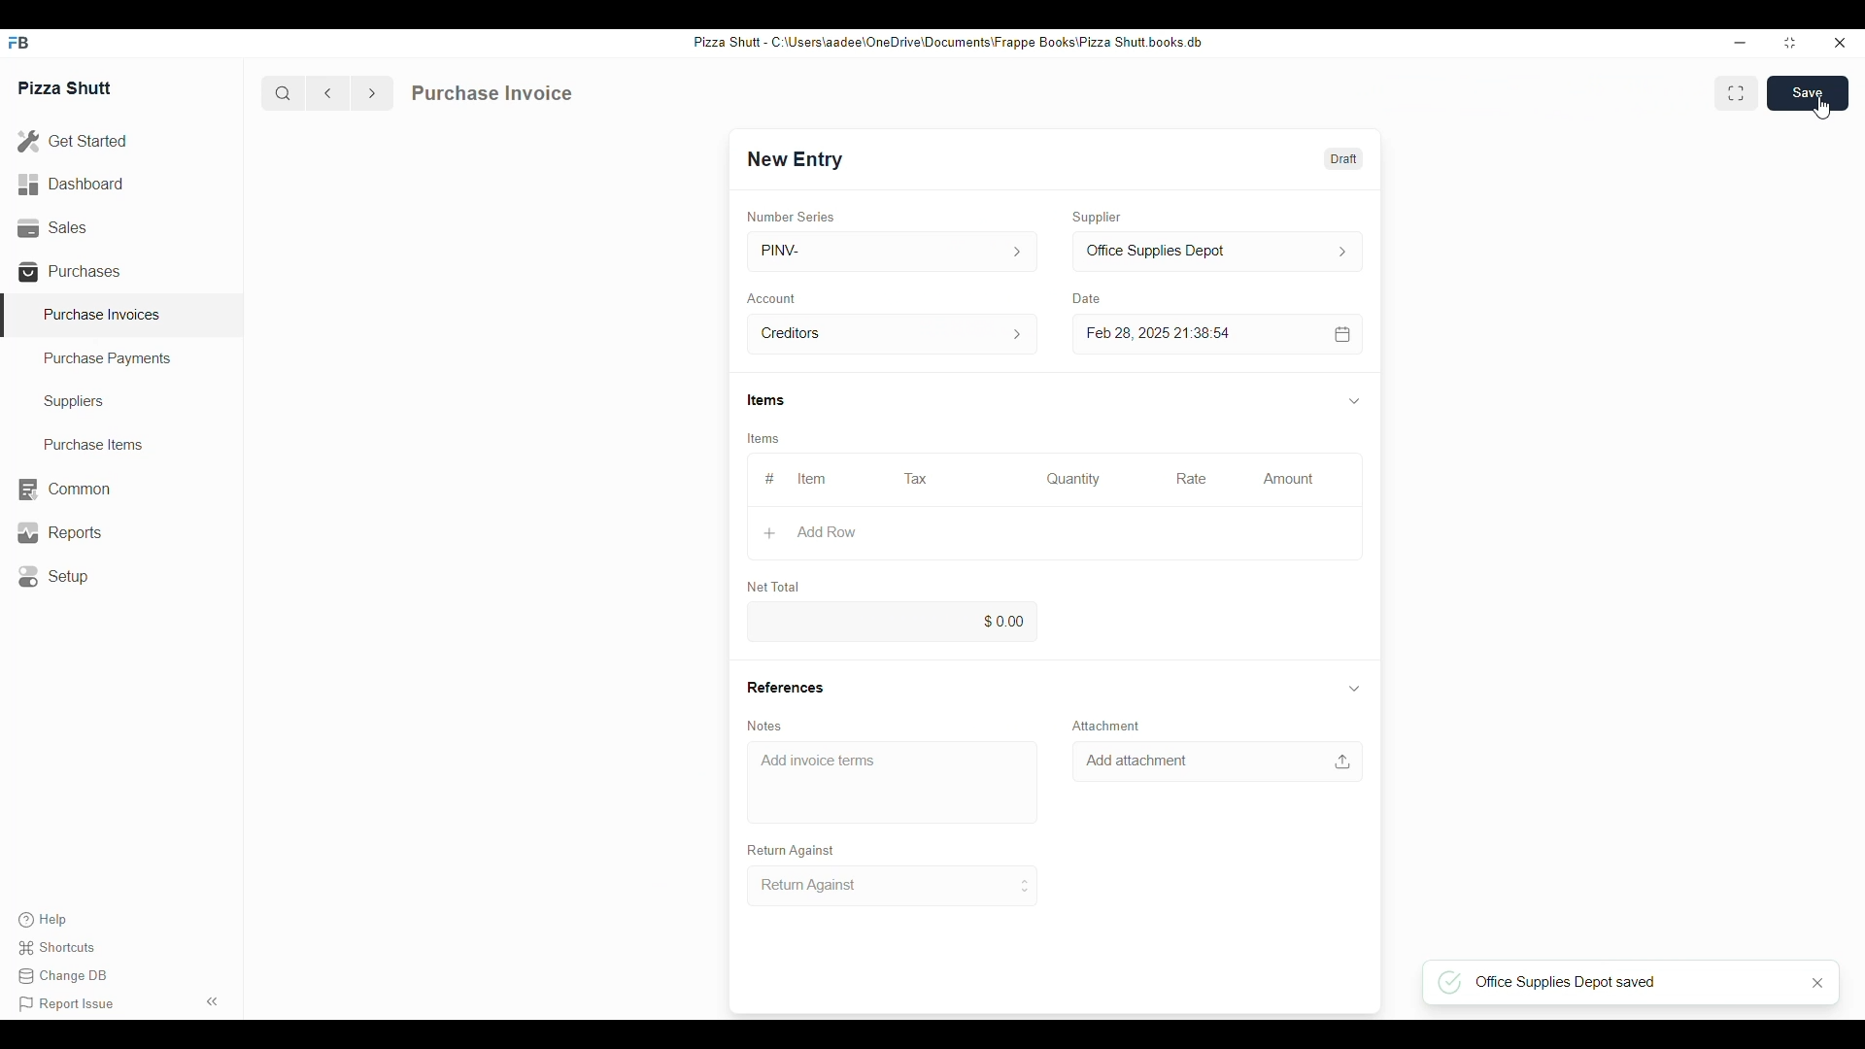 The width and height of the screenshot is (1865, 1049). I want to click on Common, so click(63, 490).